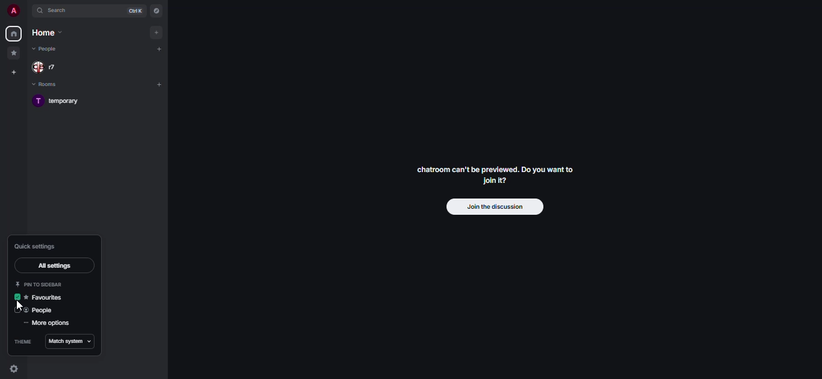 This screenshot has height=379, width=822. I want to click on rooms, so click(51, 84).